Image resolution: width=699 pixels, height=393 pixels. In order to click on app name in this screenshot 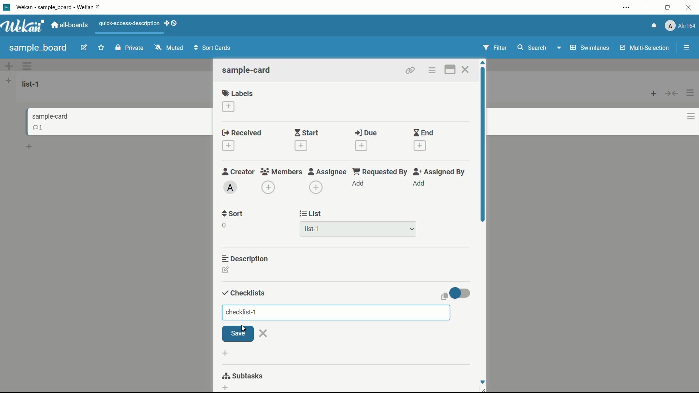, I will do `click(60, 8)`.